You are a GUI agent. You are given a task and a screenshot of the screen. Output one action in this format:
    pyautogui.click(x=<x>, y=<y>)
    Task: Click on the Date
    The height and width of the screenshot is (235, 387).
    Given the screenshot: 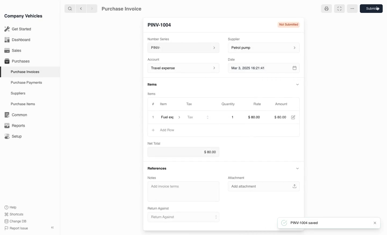 What is the action you would take?
    pyautogui.click(x=232, y=60)
    